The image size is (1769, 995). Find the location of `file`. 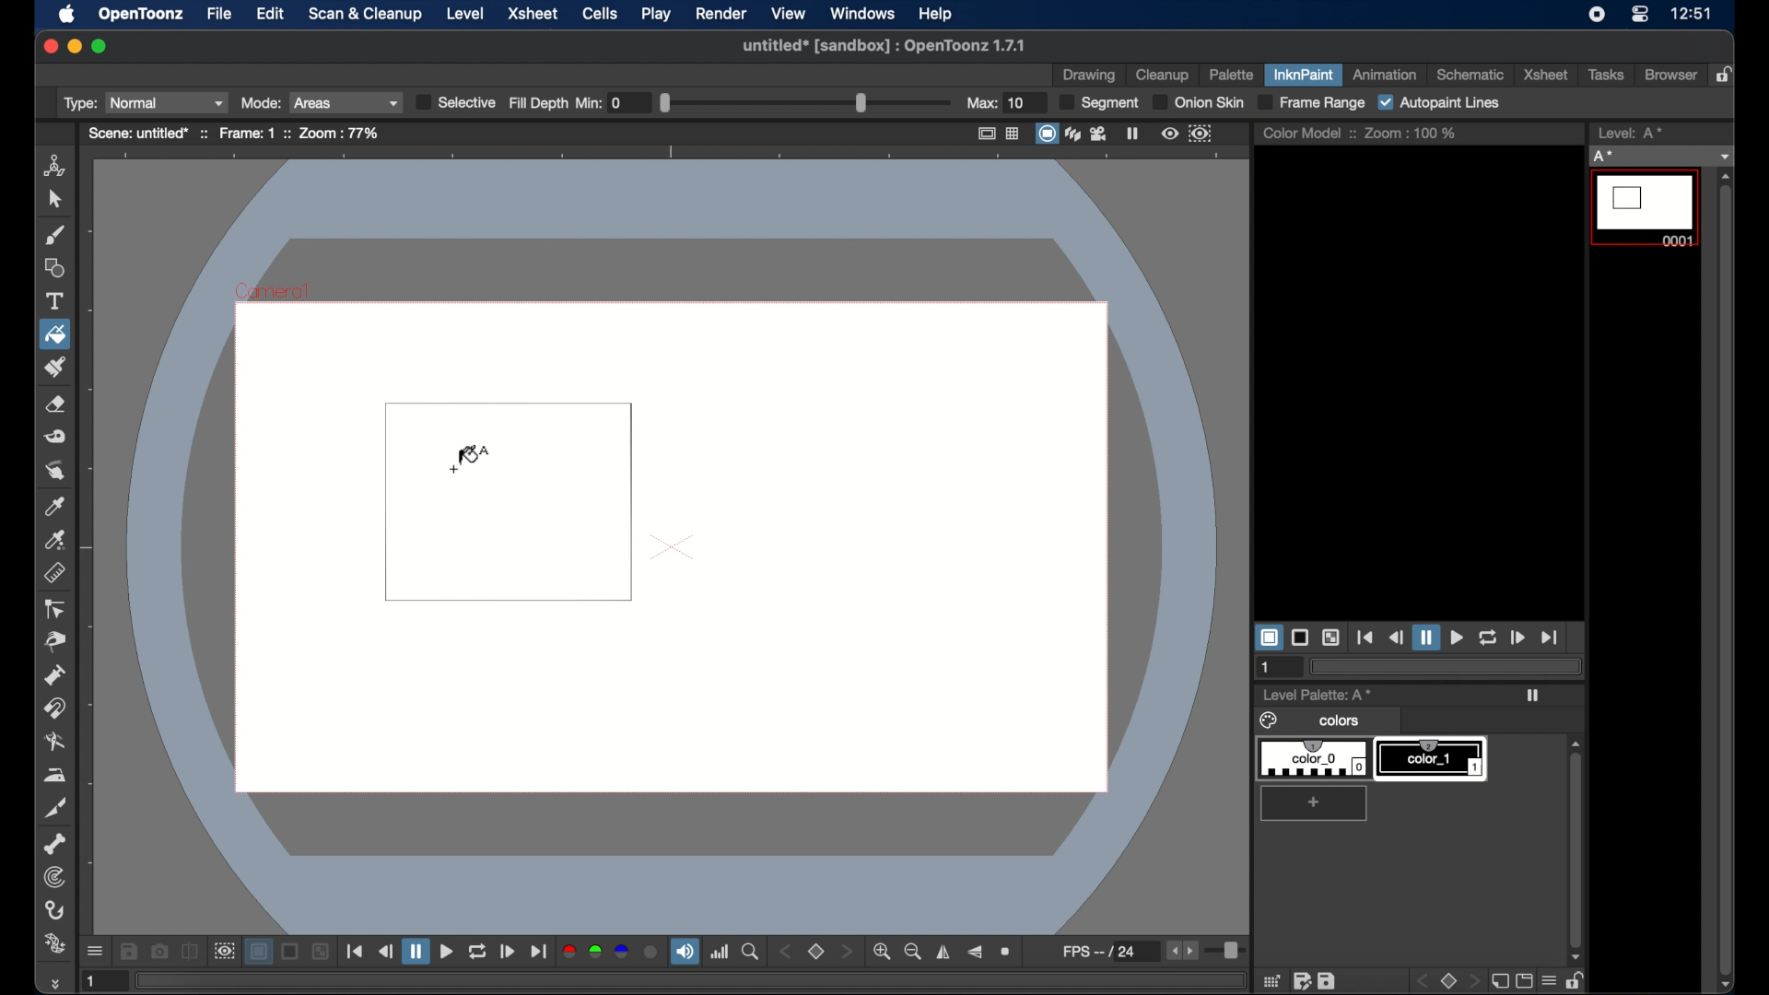

file is located at coordinates (219, 13).